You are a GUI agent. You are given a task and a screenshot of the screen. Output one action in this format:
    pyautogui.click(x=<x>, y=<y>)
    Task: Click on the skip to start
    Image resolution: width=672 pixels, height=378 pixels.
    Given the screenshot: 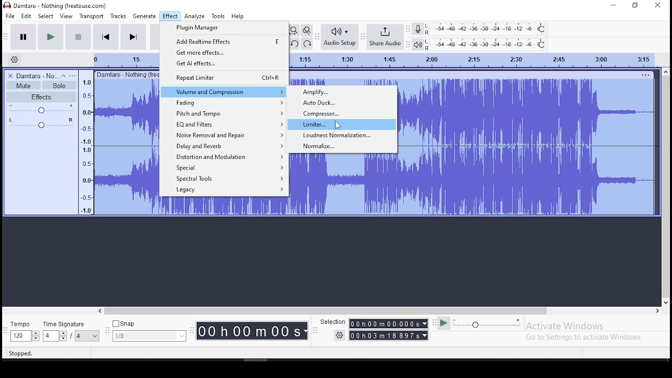 What is the action you would take?
    pyautogui.click(x=106, y=37)
    